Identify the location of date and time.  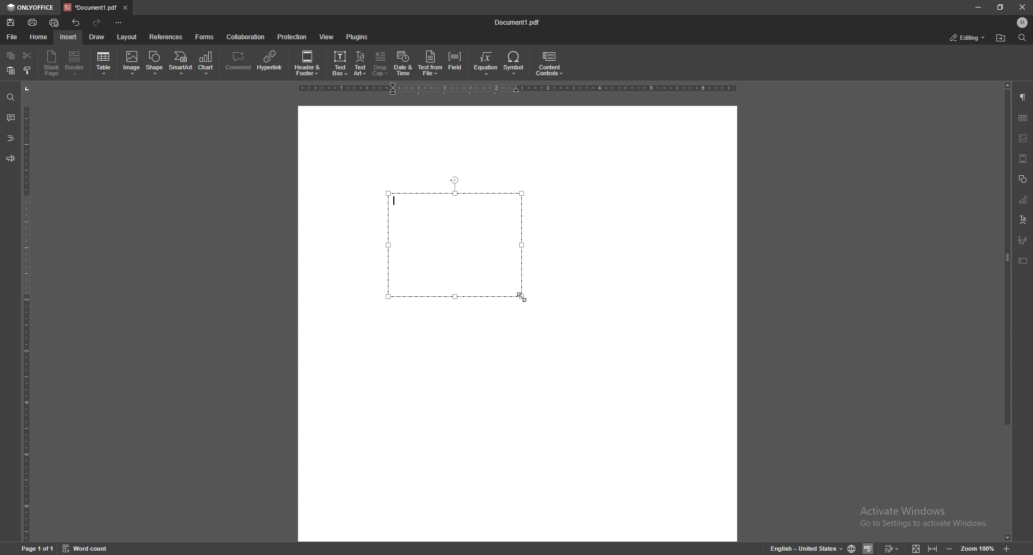
(403, 63).